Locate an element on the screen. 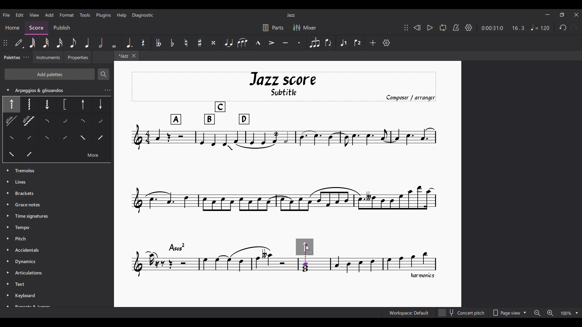 Image resolution: width=582 pixels, height=327 pixels. Tuplet is located at coordinates (314, 43).